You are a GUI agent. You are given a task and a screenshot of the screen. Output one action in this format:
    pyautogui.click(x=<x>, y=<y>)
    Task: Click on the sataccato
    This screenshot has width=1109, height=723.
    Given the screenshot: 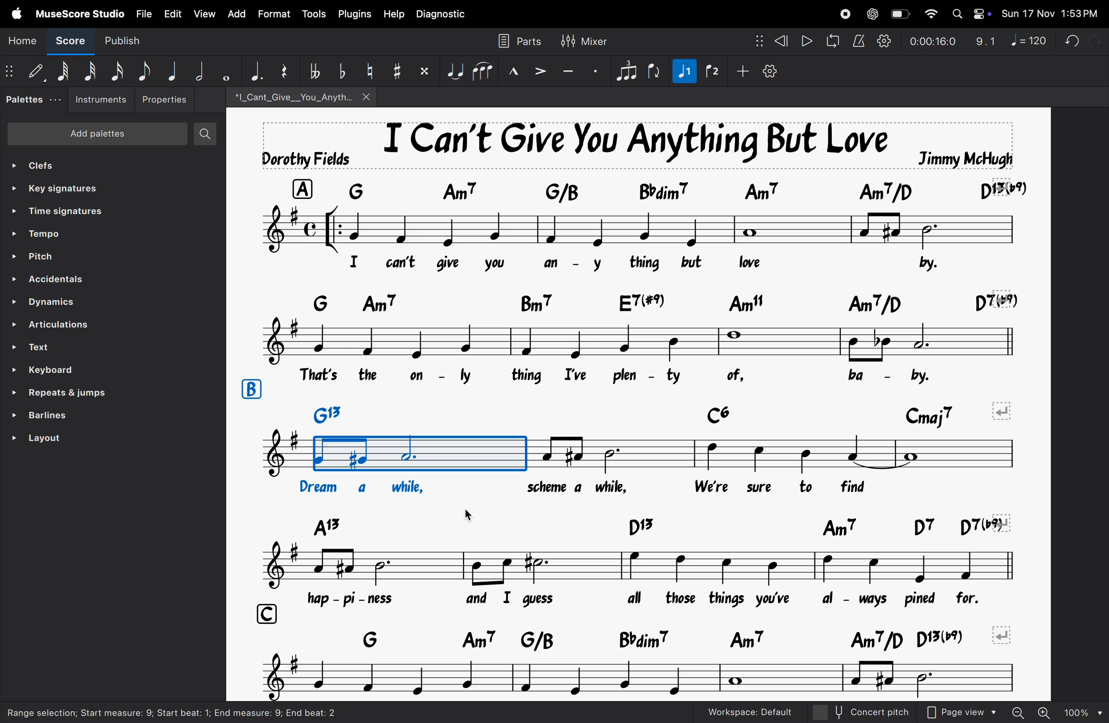 What is the action you would take?
    pyautogui.click(x=599, y=69)
    